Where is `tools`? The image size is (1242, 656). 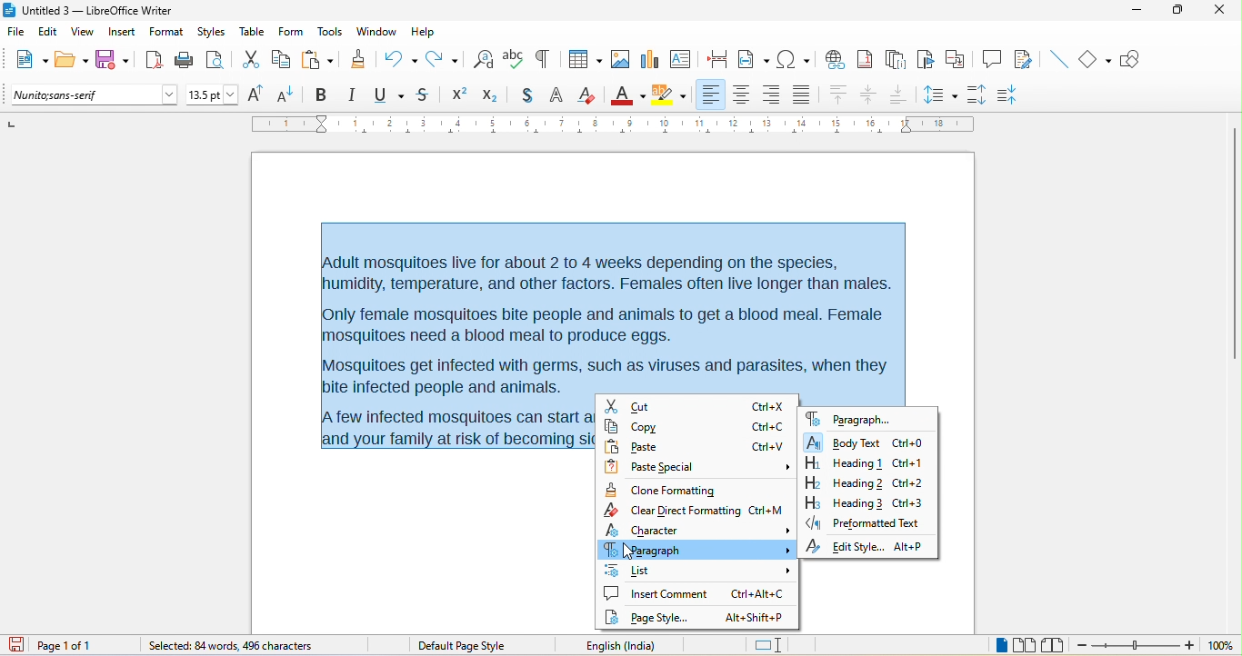
tools is located at coordinates (329, 33).